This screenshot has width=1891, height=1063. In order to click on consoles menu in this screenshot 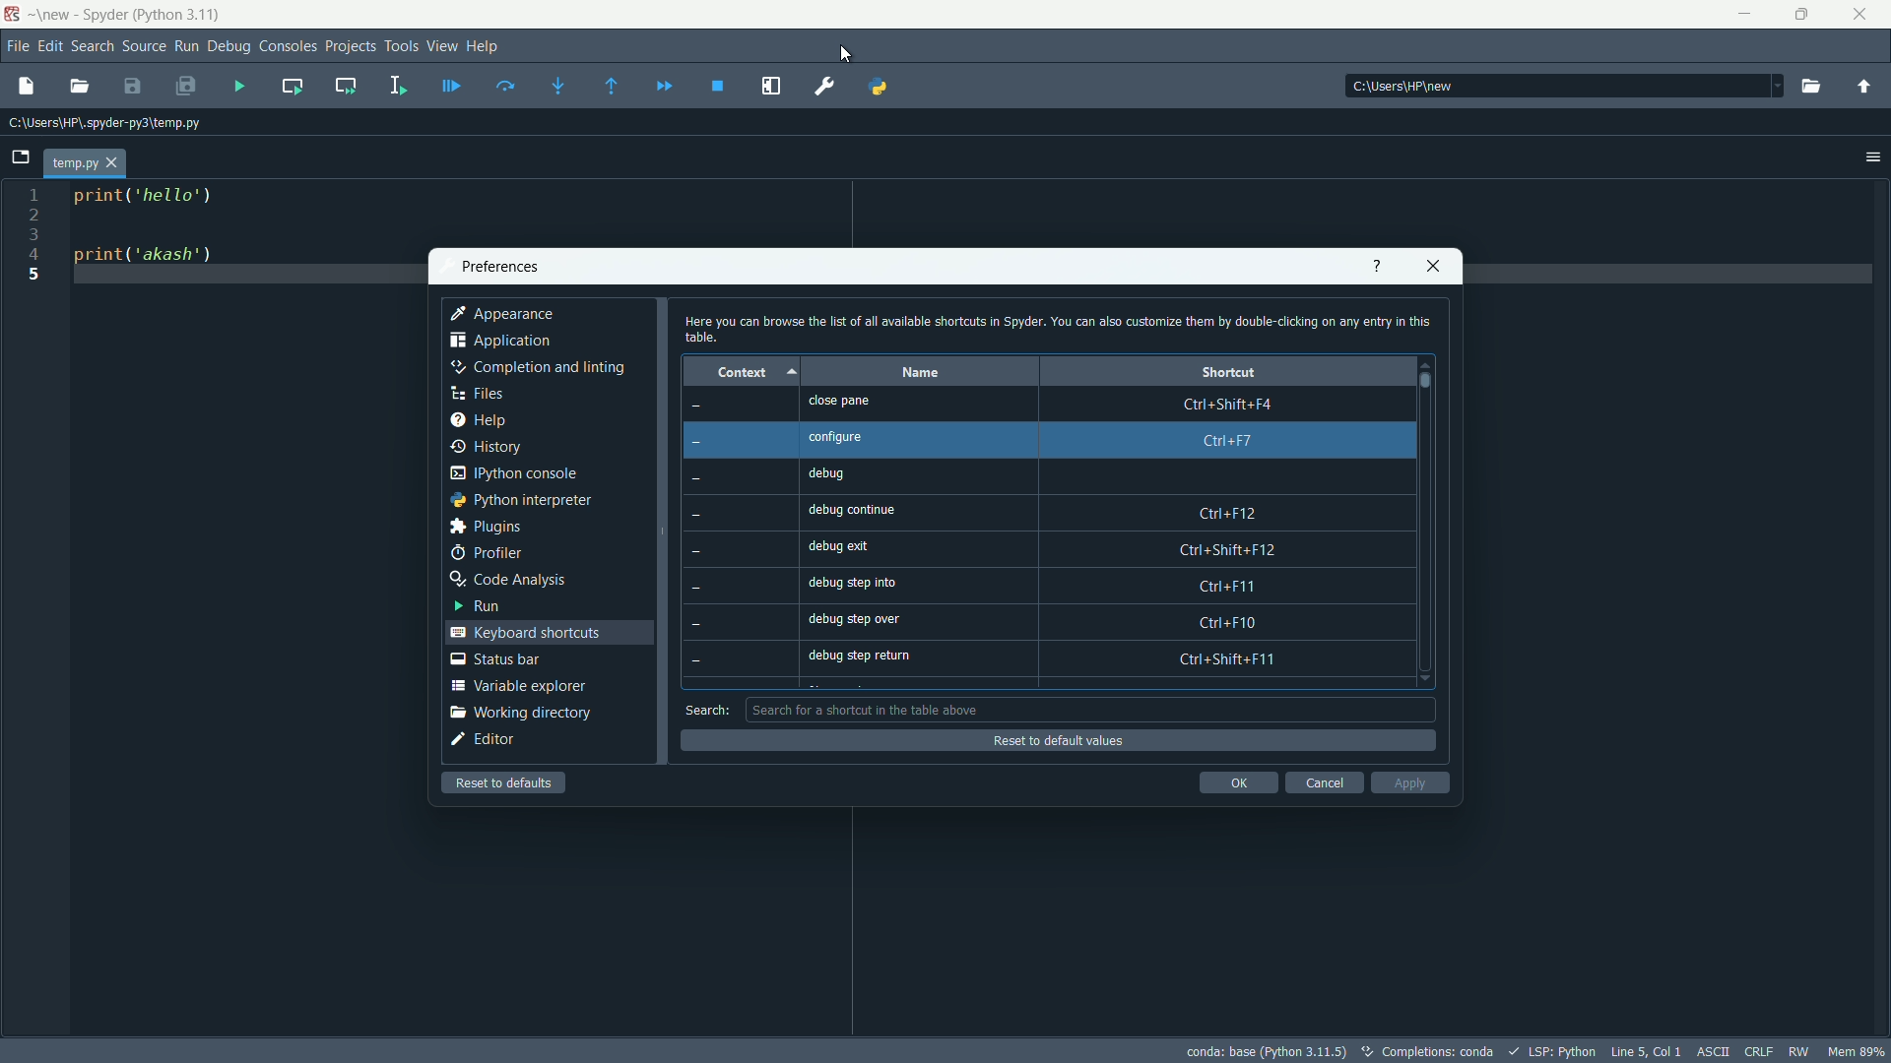, I will do `click(289, 46)`.